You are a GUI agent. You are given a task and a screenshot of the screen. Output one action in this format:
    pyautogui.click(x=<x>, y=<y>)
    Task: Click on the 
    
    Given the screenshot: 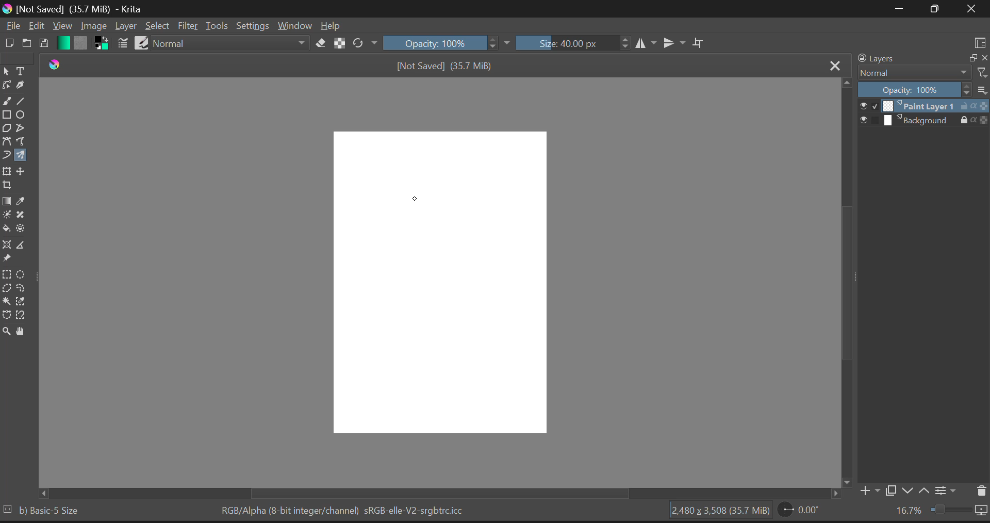 What is the action you would take?
    pyautogui.click(x=41, y=490)
    